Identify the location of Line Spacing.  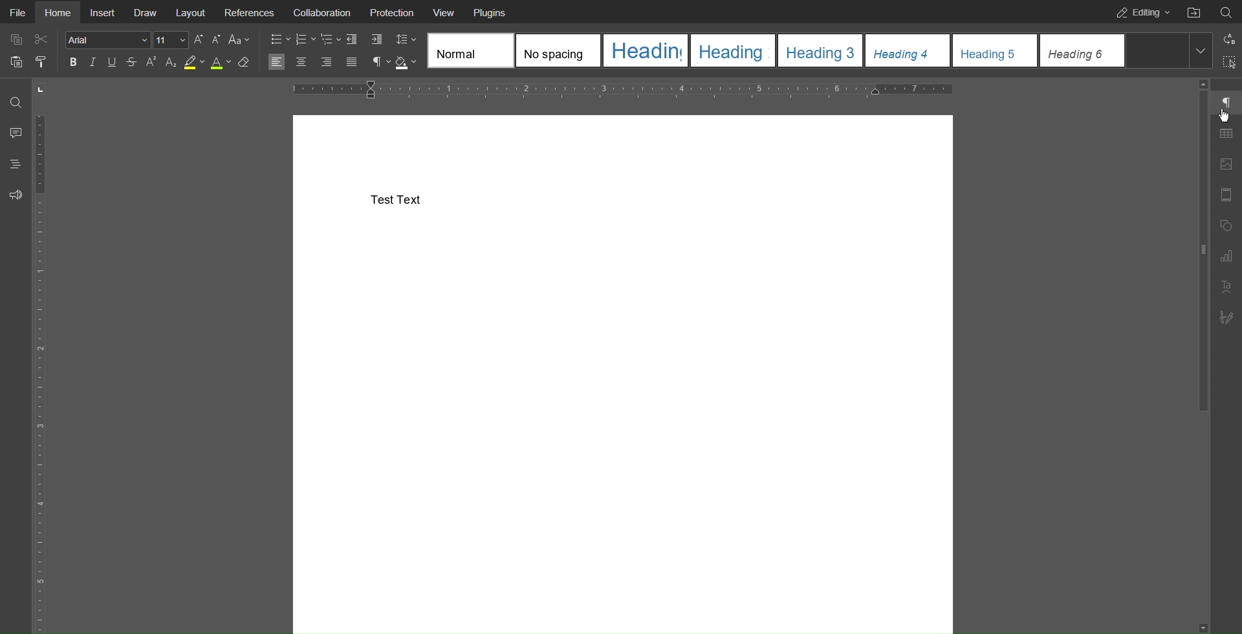
(405, 38).